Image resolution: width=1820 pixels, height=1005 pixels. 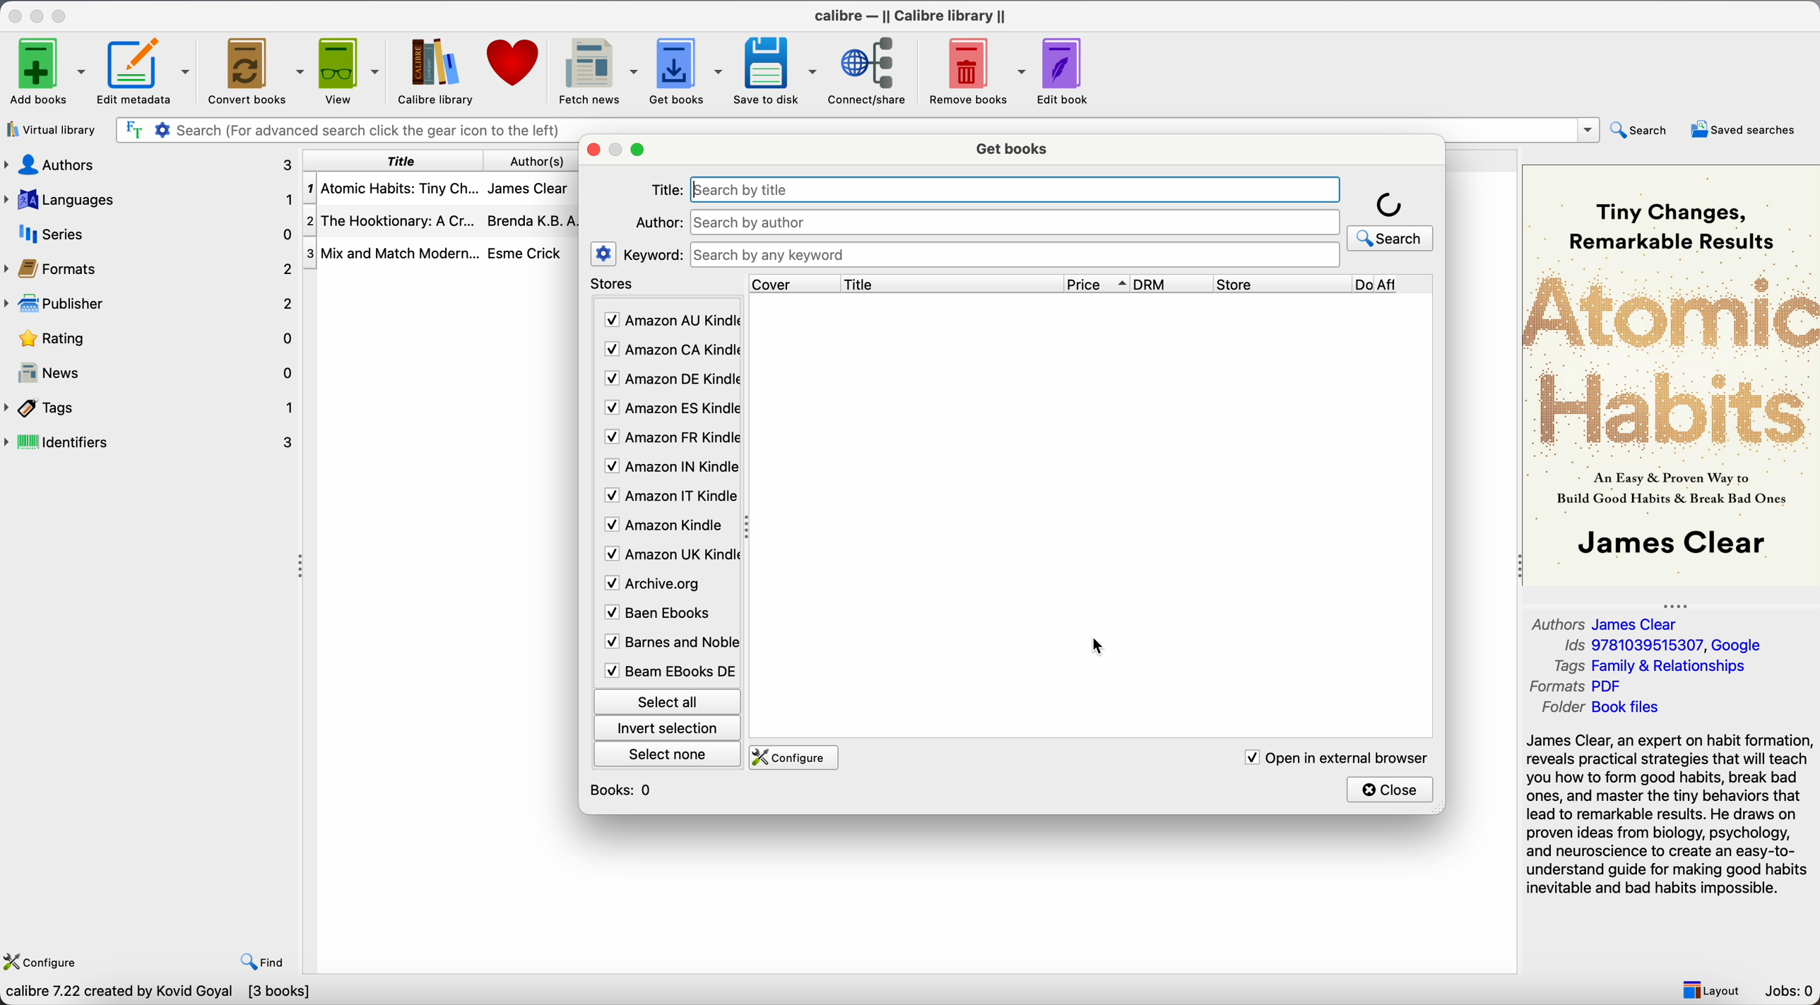 What do you see at coordinates (524, 253) in the screenshot?
I see `Esme Crick` at bounding box center [524, 253].